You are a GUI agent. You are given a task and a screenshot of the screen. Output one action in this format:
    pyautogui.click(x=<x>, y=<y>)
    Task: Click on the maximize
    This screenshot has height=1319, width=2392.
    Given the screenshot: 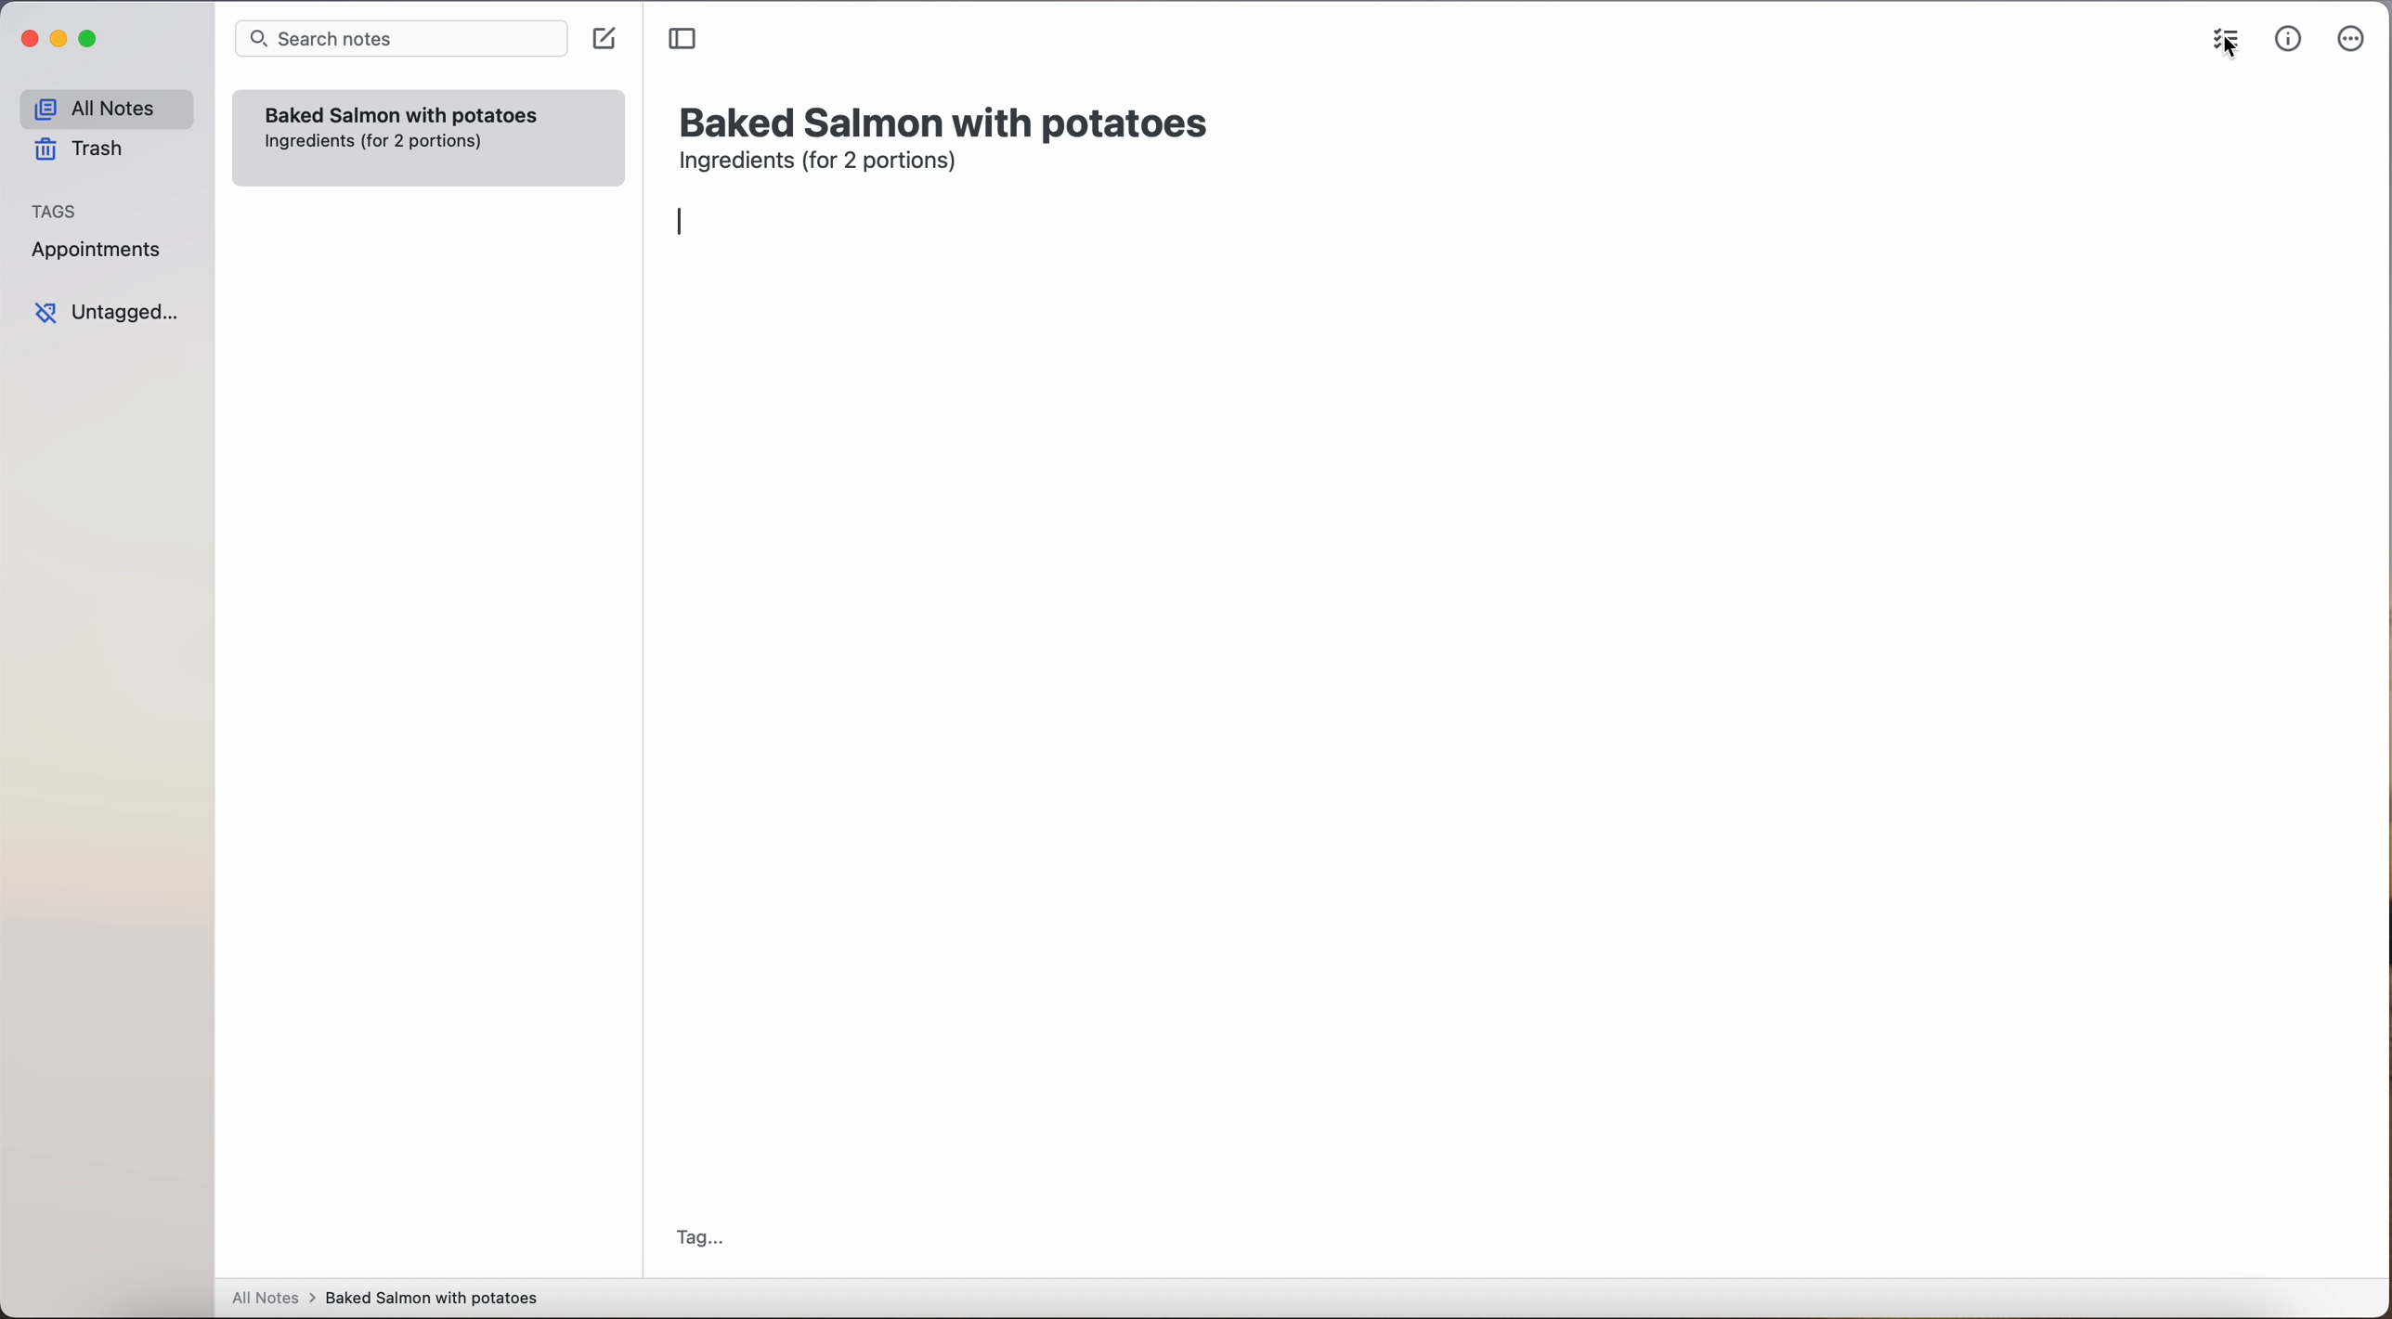 What is the action you would take?
    pyautogui.click(x=91, y=38)
    